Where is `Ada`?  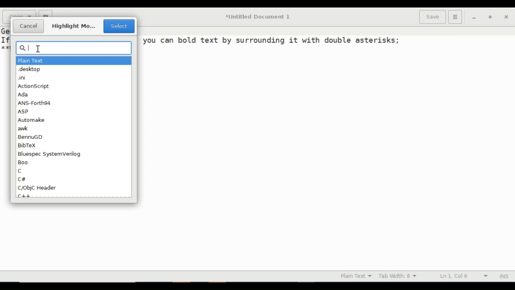
Ada is located at coordinates (24, 94).